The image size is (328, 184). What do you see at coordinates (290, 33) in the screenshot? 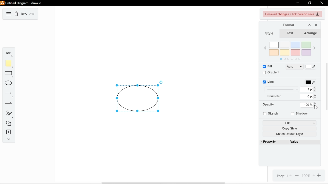
I see `Text` at bounding box center [290, 33].